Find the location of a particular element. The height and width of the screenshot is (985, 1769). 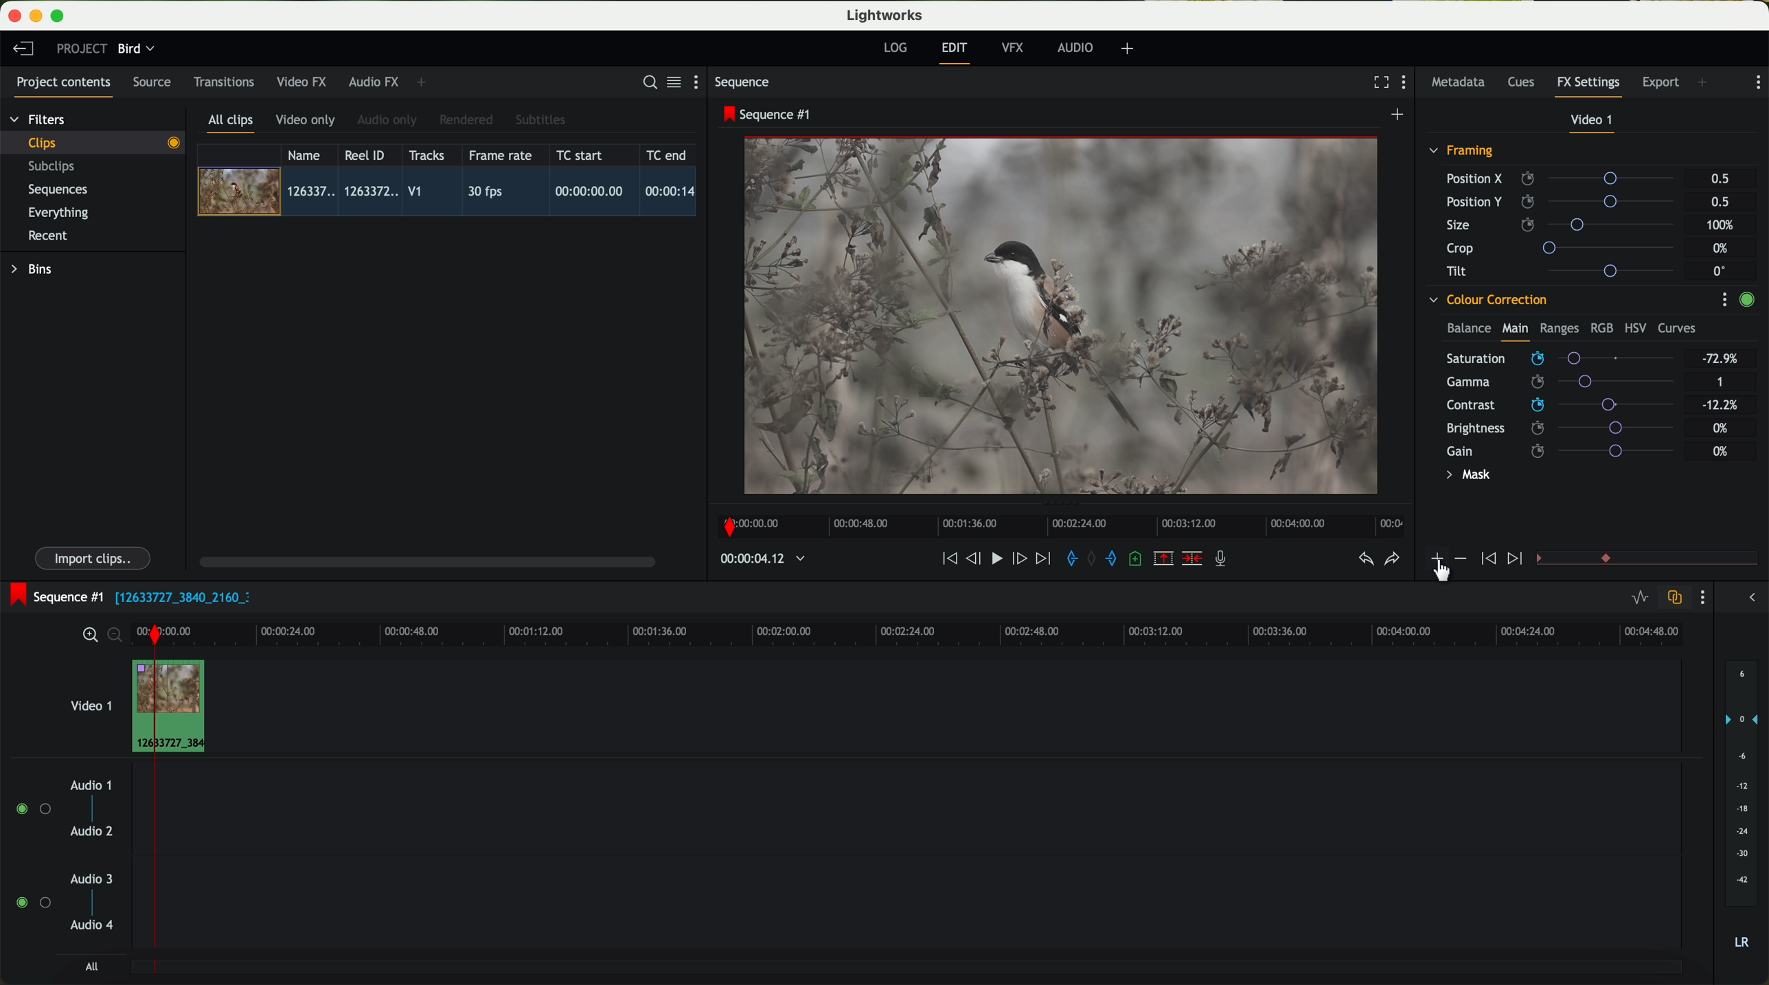

add a cue at the current position is located at coordinates (1137, 559).